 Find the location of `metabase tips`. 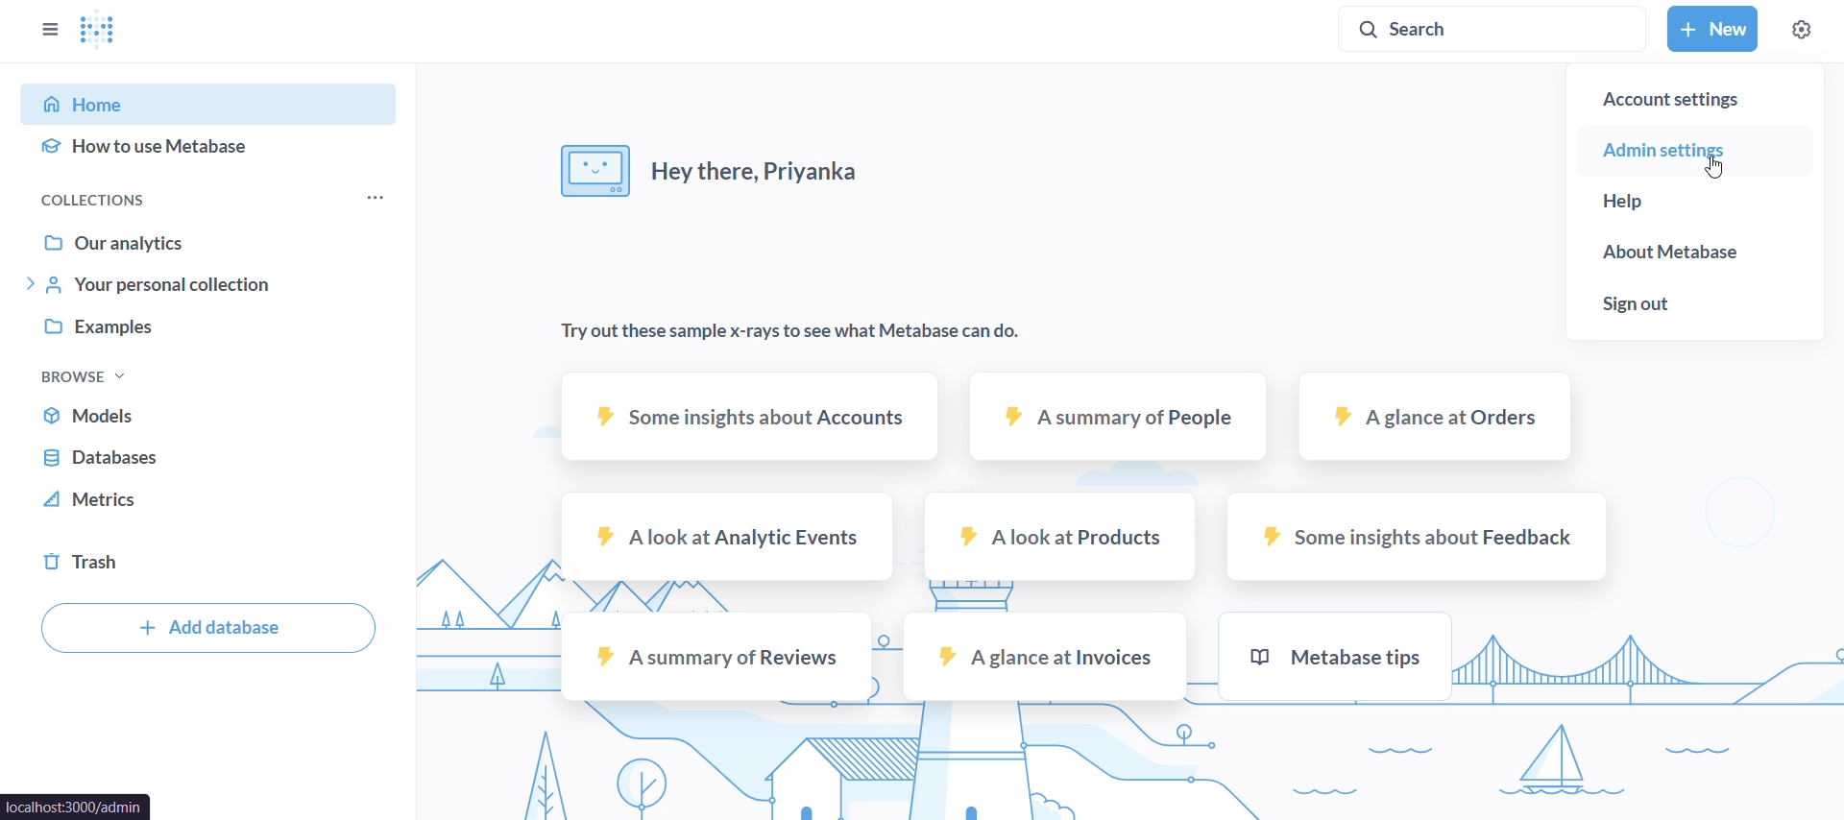

metabase tips is located at coordinates (1335, 656).